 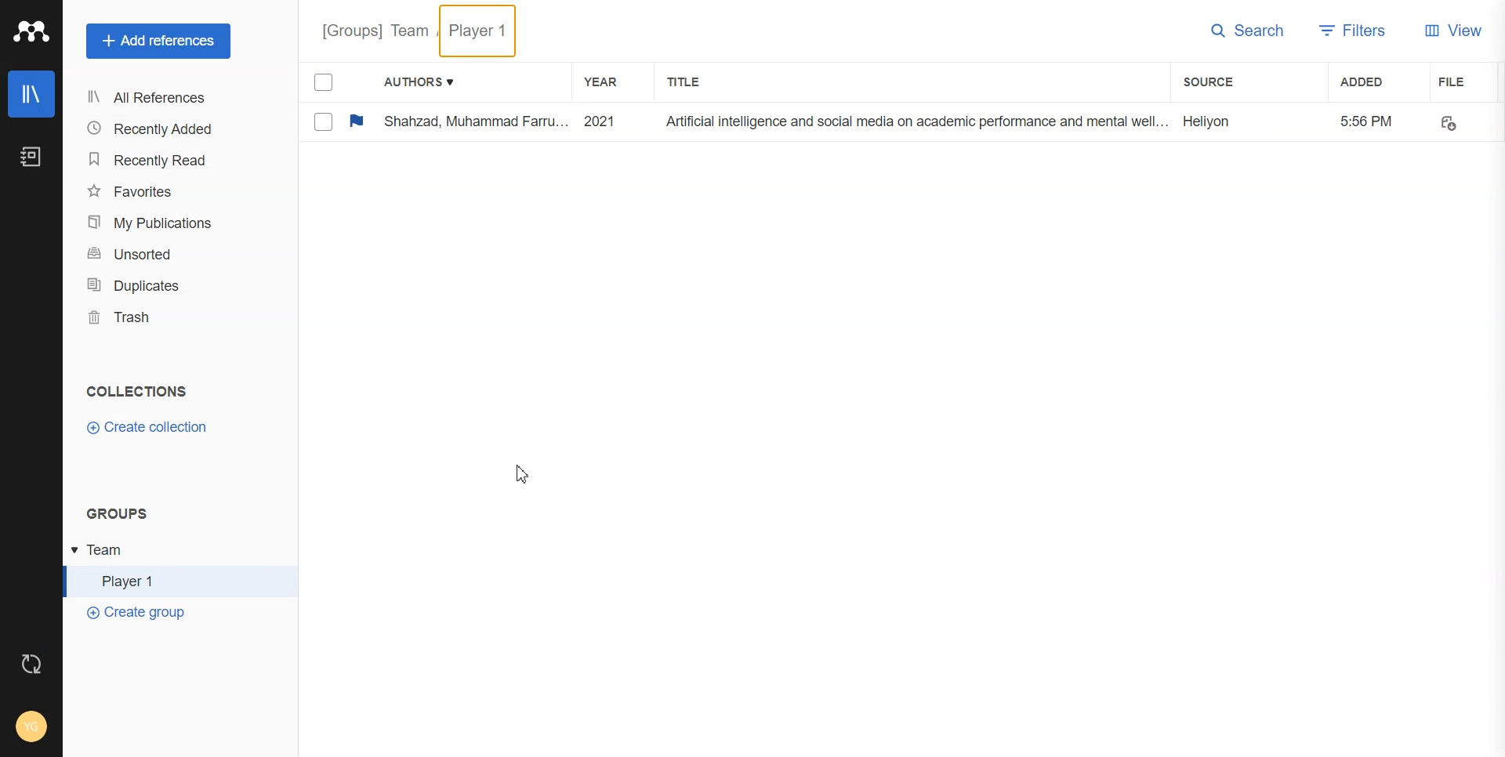 What do you see at coordinates (158, 160) in the screenshot?
I see `Recently Read` at bounding box center [158, 160].